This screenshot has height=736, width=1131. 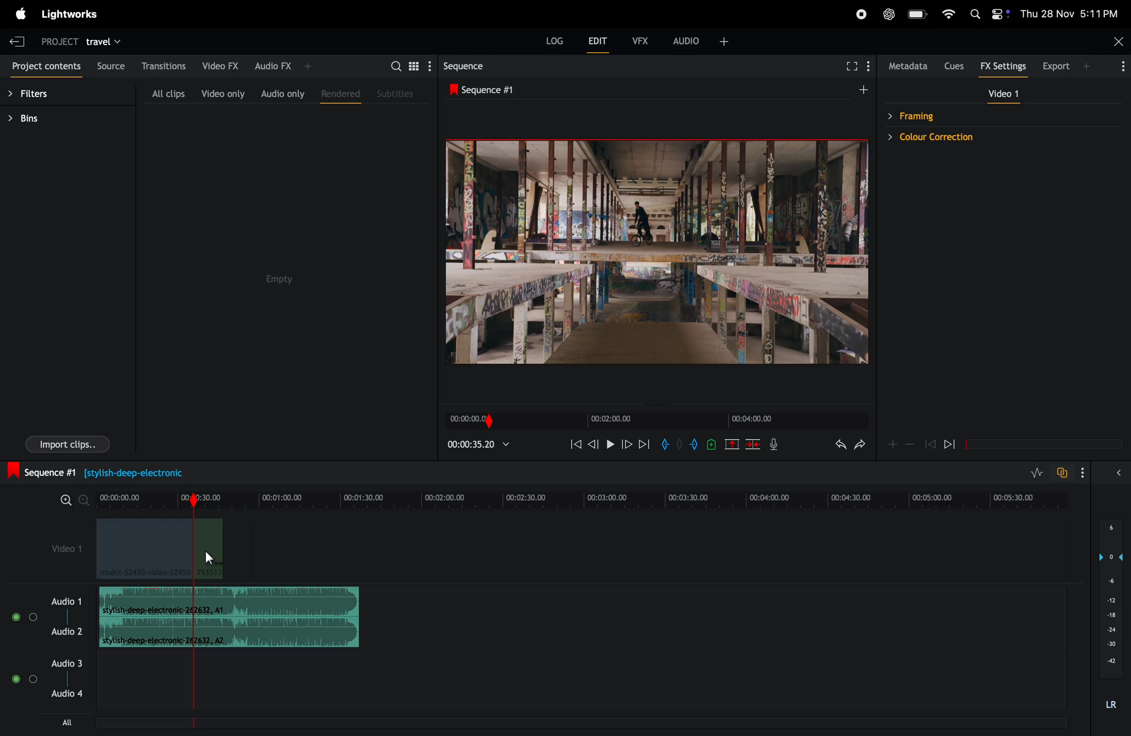 What do you see at coordinates (34, 679) in the screenshot?
I see `Toggle` at bounding box center [34, 679].